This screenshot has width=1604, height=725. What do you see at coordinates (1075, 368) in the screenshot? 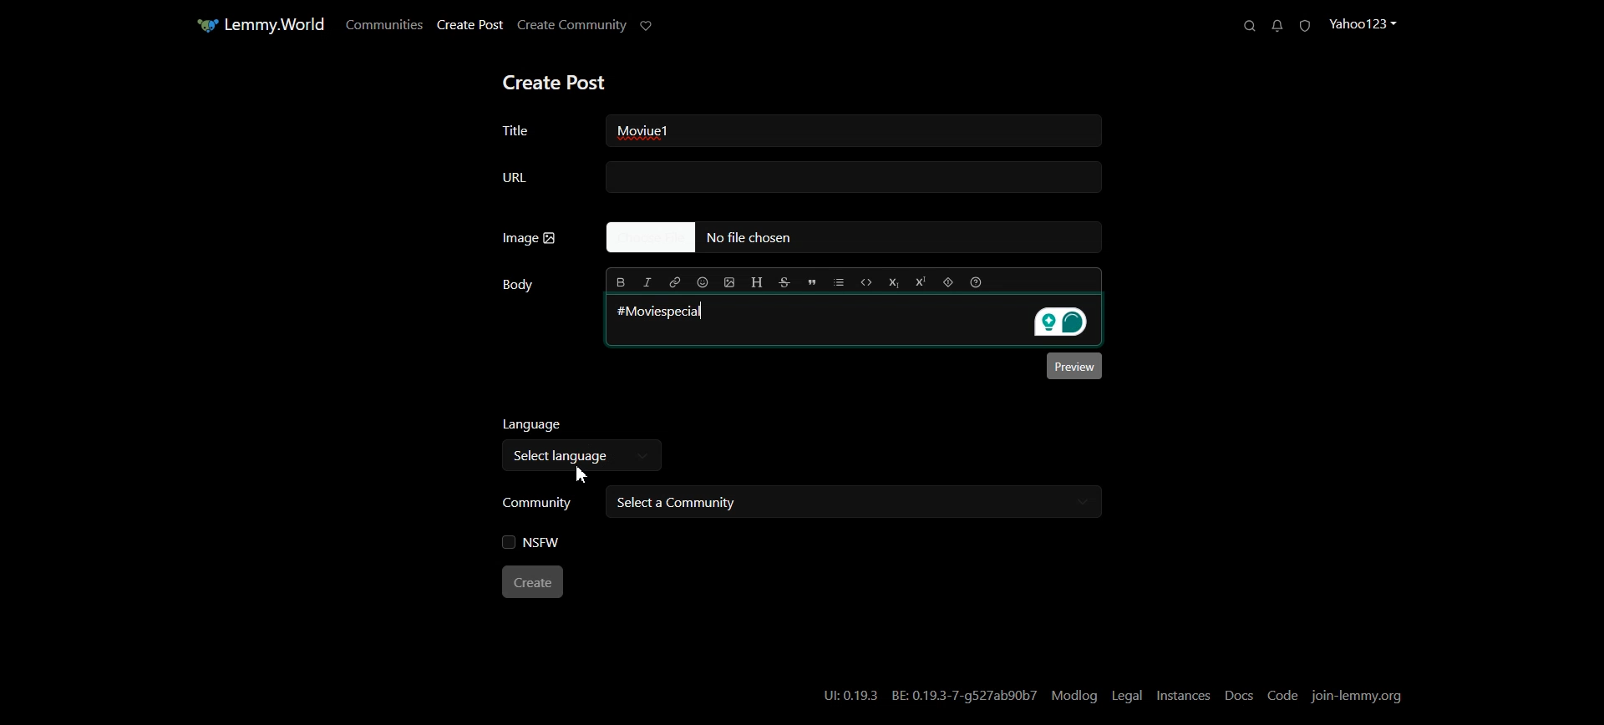
I see `Preview` at bounding box center [1075, 368].